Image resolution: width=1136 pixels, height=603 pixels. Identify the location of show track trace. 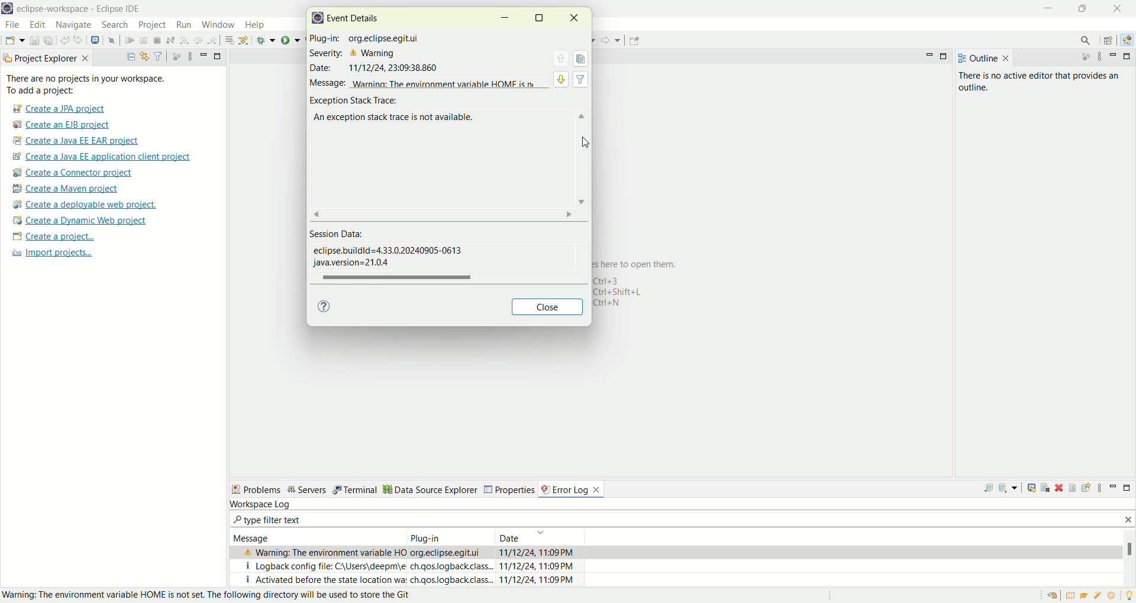
(1032, 491).